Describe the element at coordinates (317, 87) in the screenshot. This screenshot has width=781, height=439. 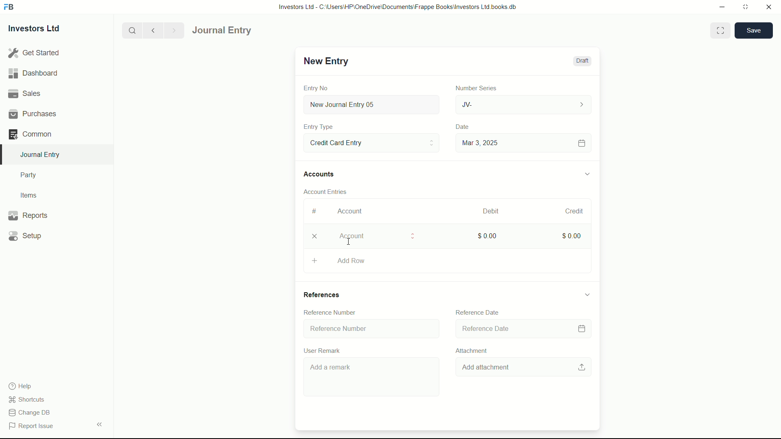
I see `Entry No` at that location.